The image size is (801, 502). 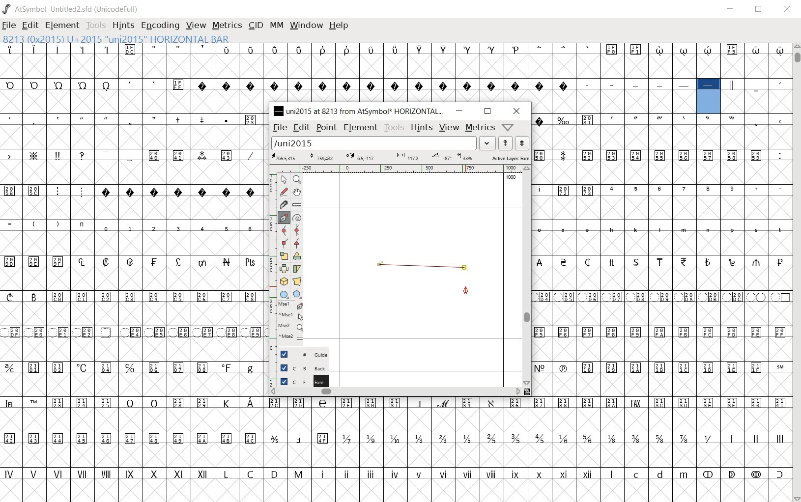 I want to click on close, so click(x=517, y=111).